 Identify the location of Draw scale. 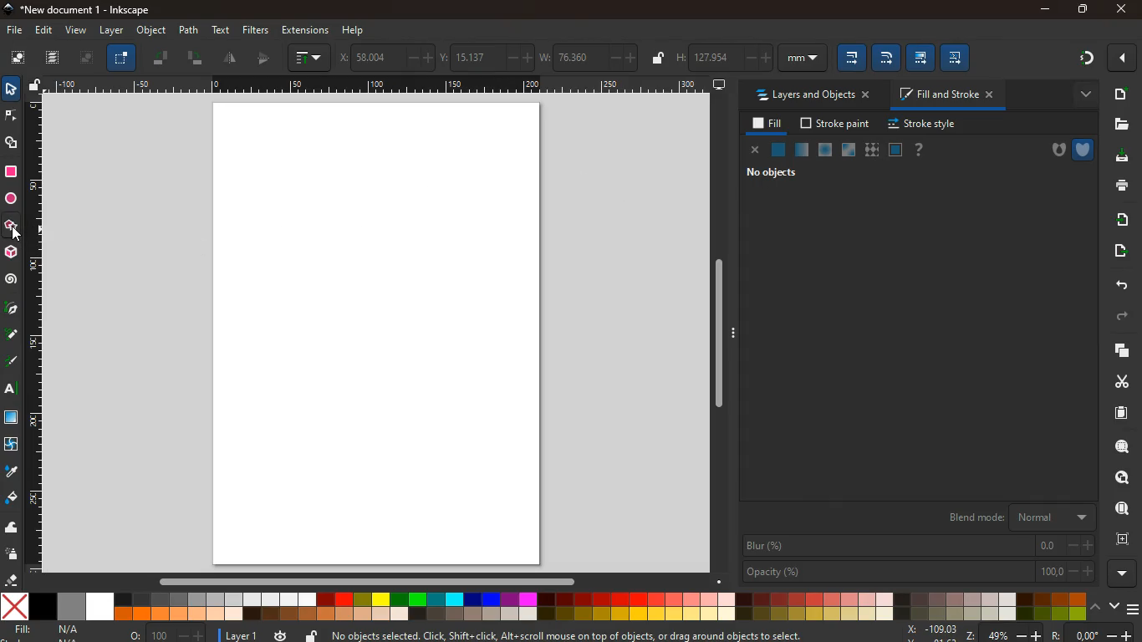
(42, 338).